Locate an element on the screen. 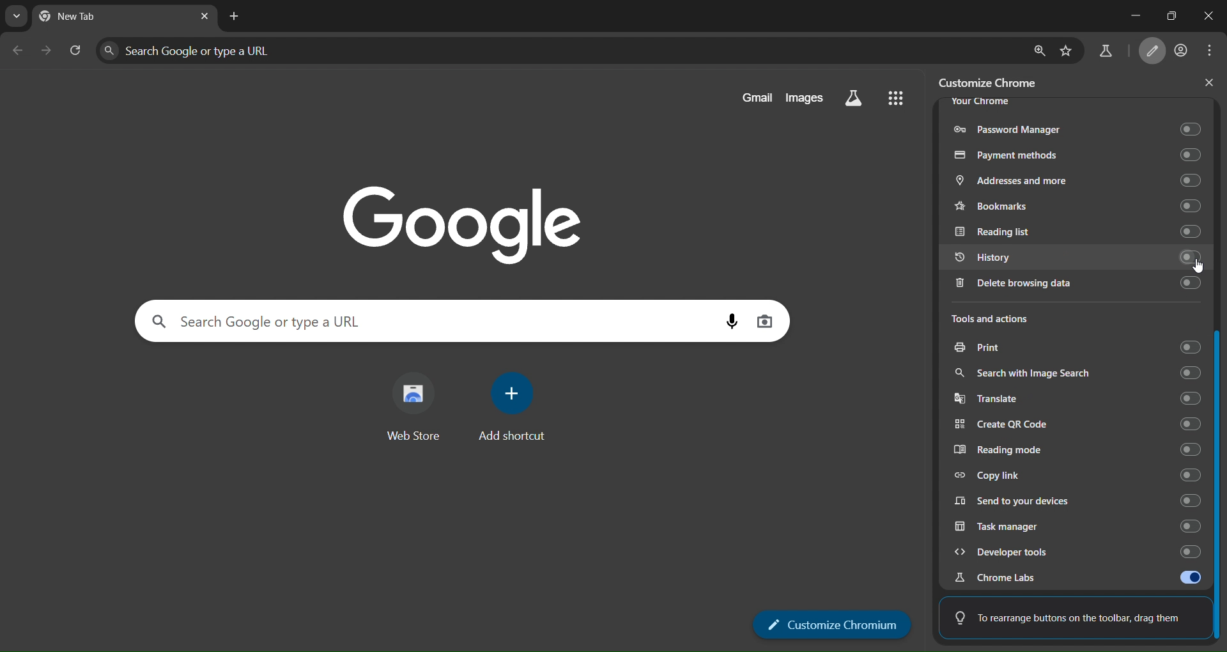  customize chromium is located at coordinates (1155, 52).